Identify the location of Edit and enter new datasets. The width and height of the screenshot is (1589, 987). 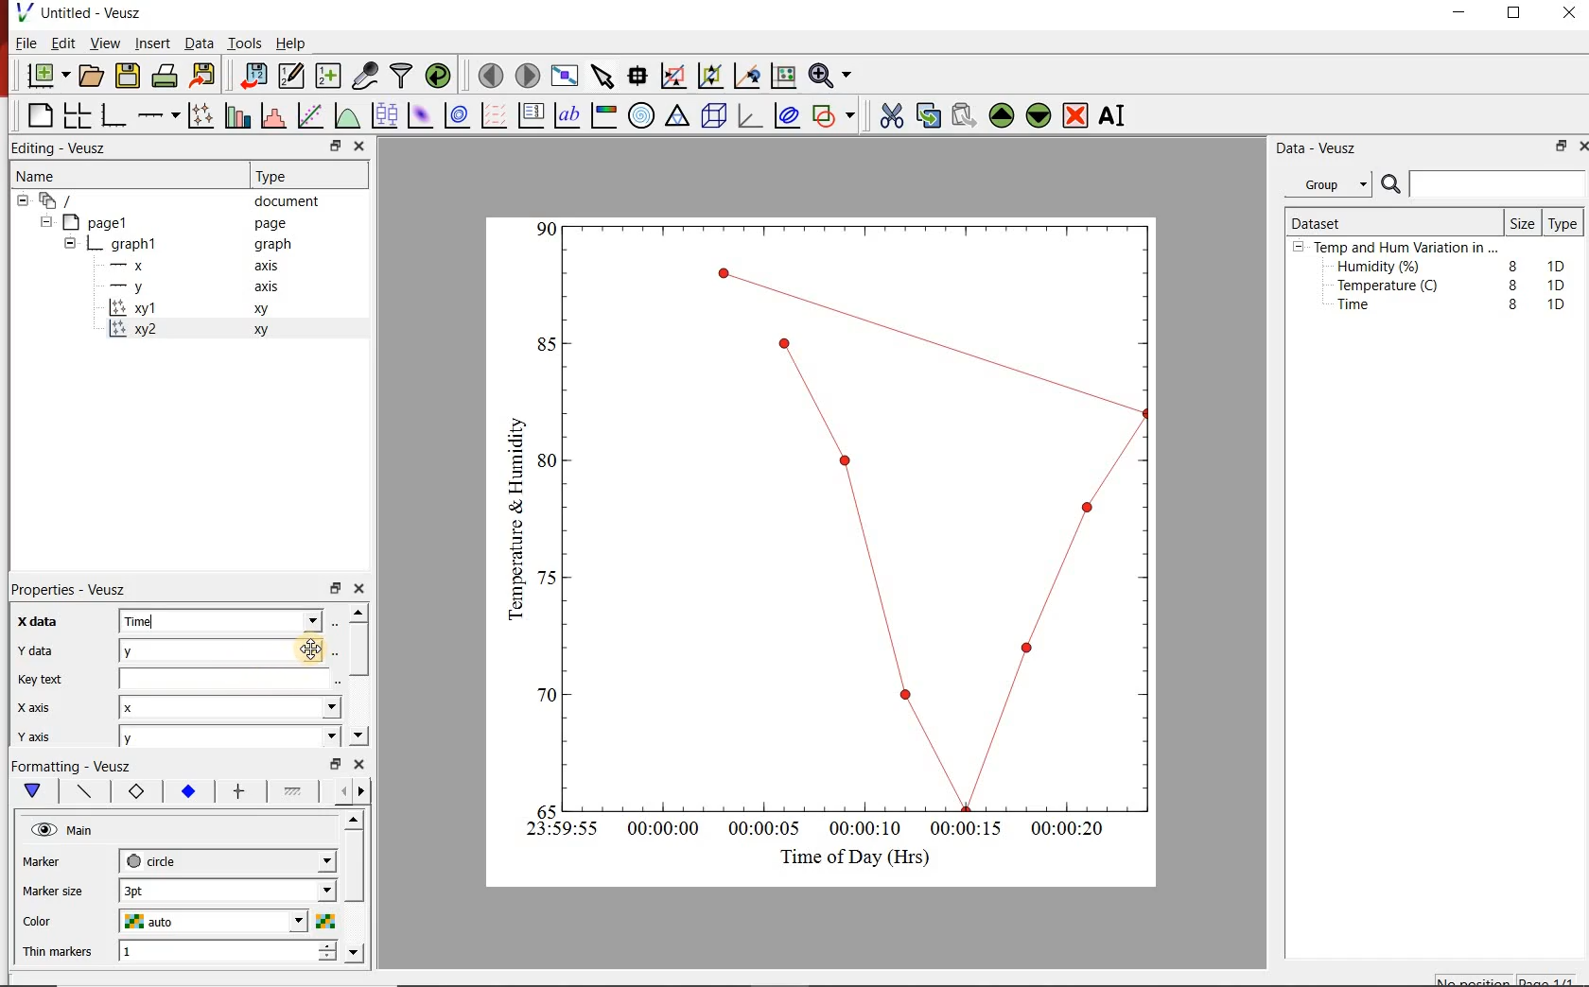
(292, 77).